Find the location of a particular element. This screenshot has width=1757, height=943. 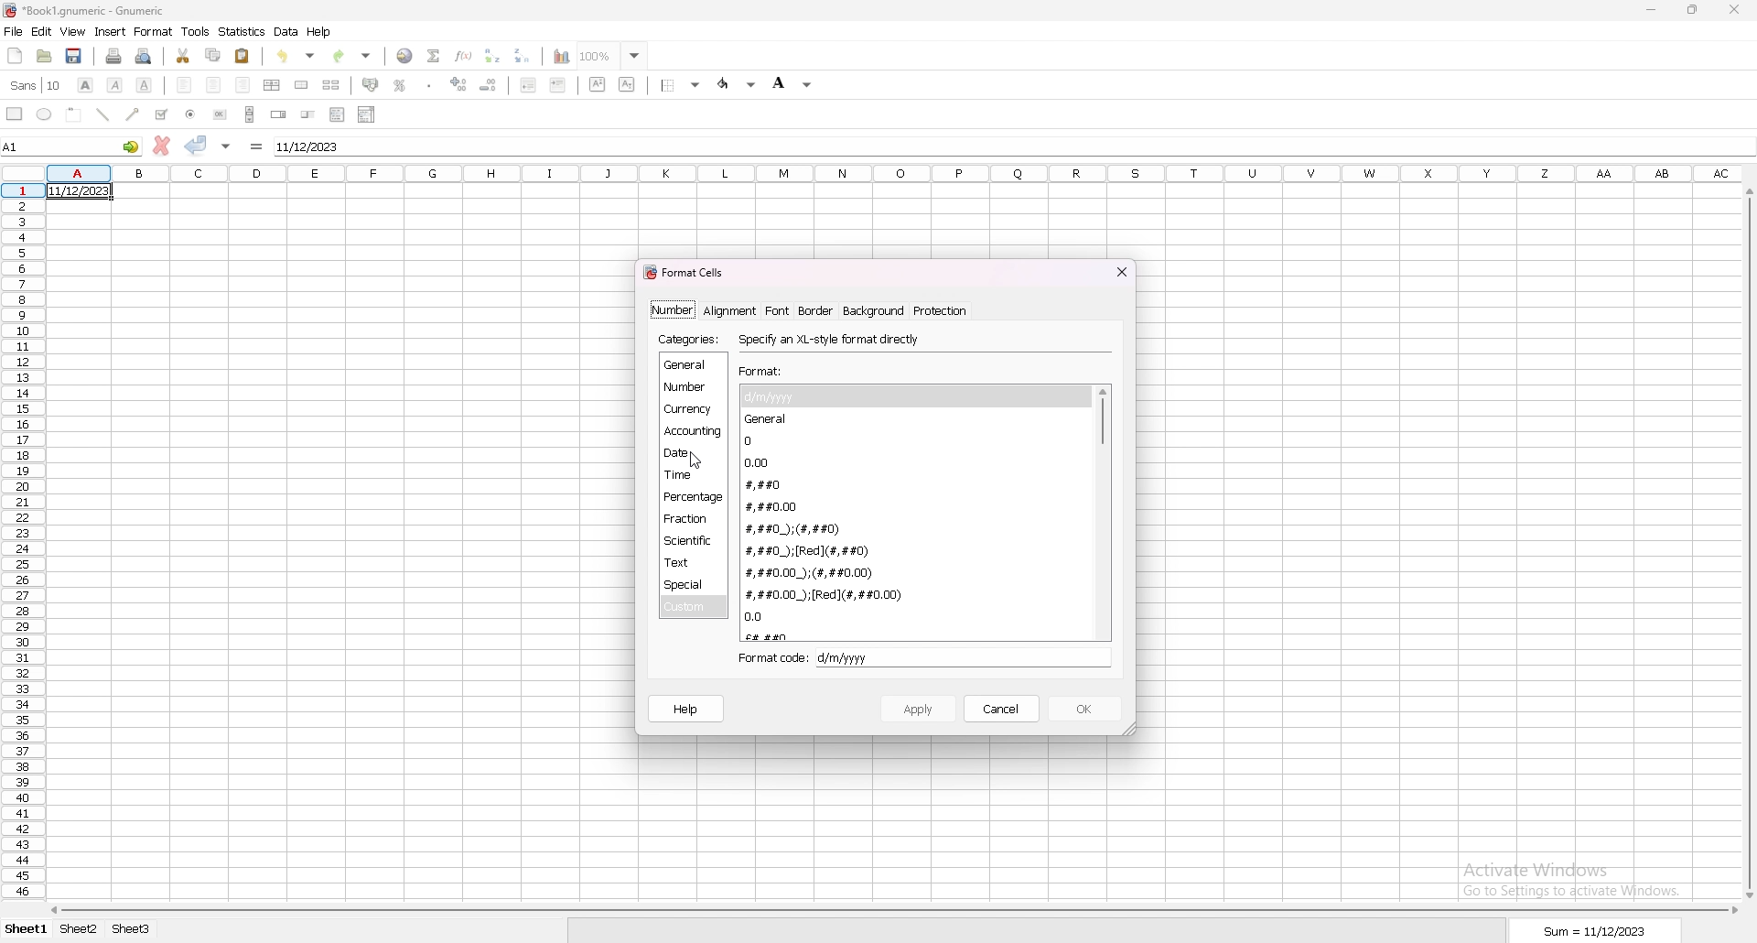

increase indent is located at coordinates (559, 85).